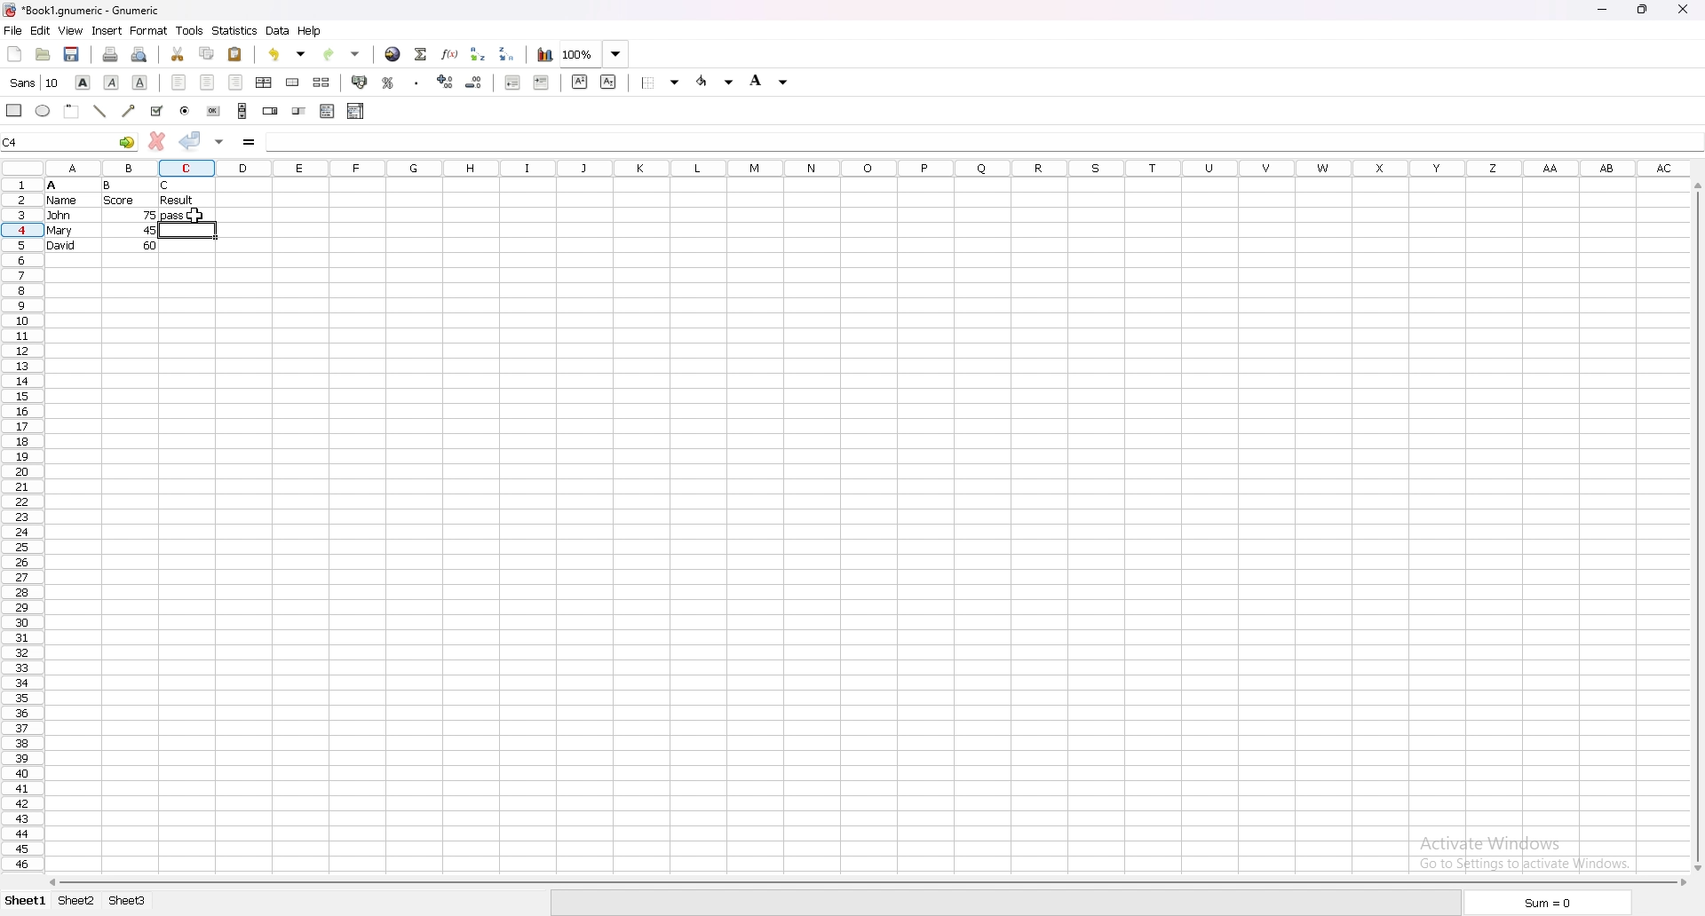 Image resolution: width=1705 pixels, height=916 pixels. I want to click on italic, so click(114, 83).